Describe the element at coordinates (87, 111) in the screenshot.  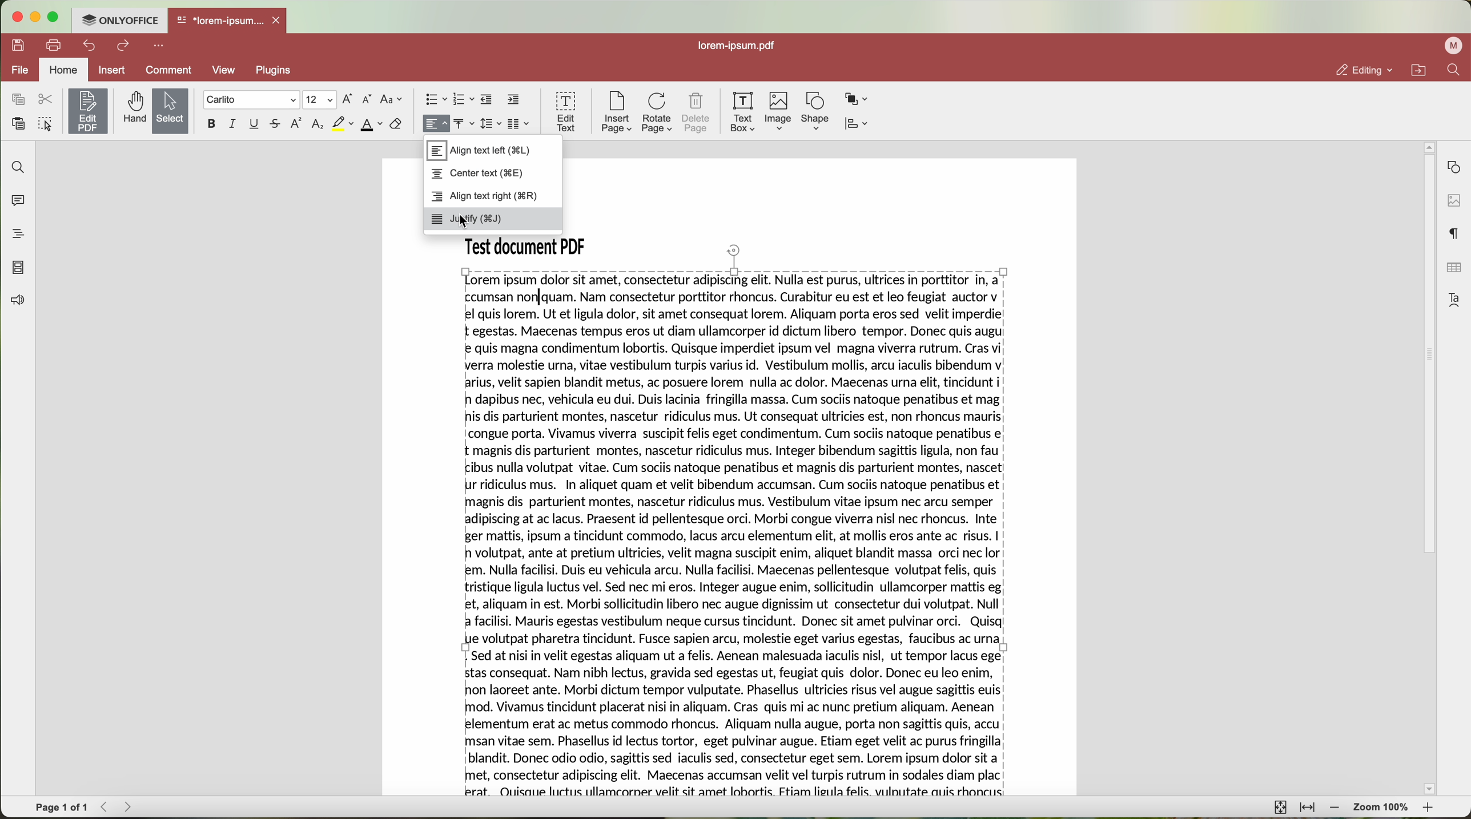
I see `edit PDF` at that location.